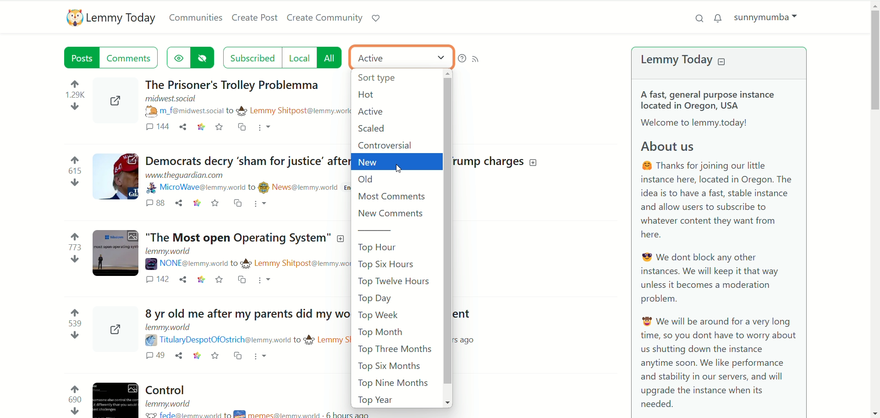 The height and width of the screenshot is (418, 880). Describe the element at coordinates (261, 355) in the screenshot. I see `More` at that location.